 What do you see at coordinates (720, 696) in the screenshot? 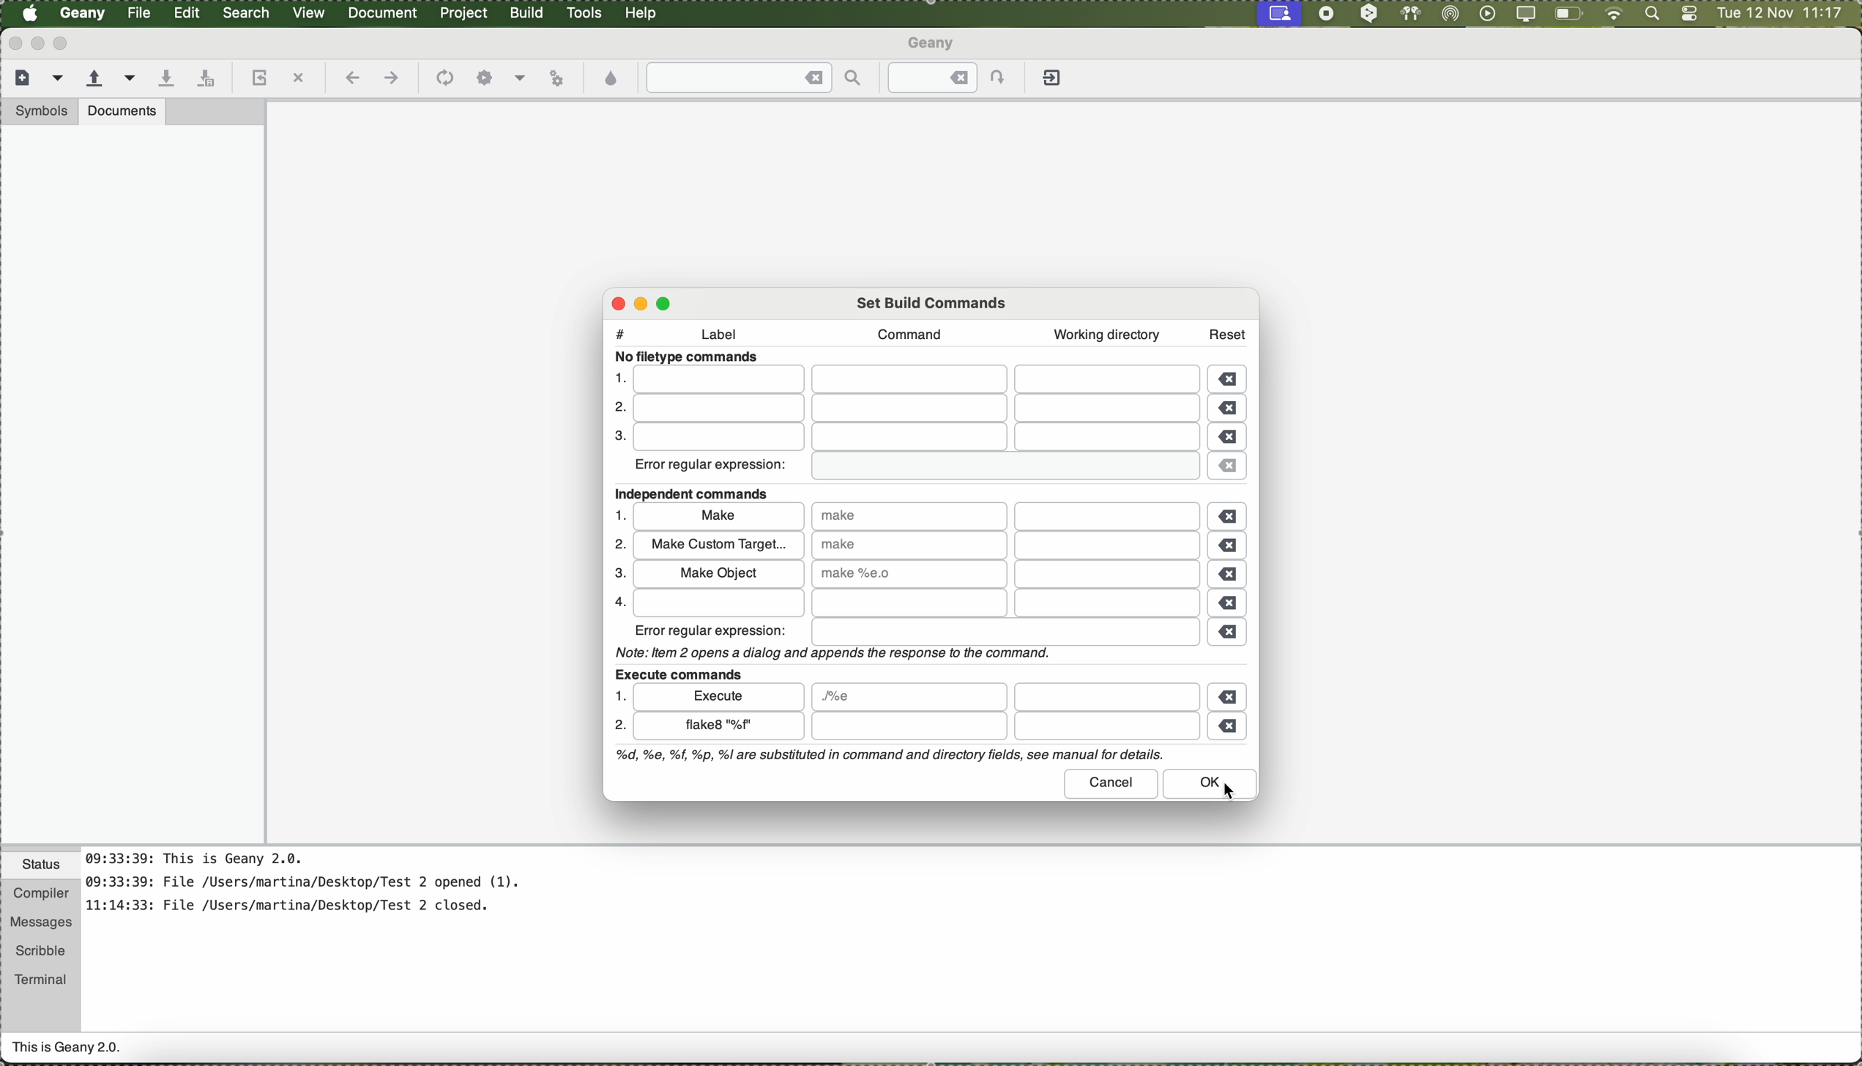
I see `execute` at bounding box center [720, 696].